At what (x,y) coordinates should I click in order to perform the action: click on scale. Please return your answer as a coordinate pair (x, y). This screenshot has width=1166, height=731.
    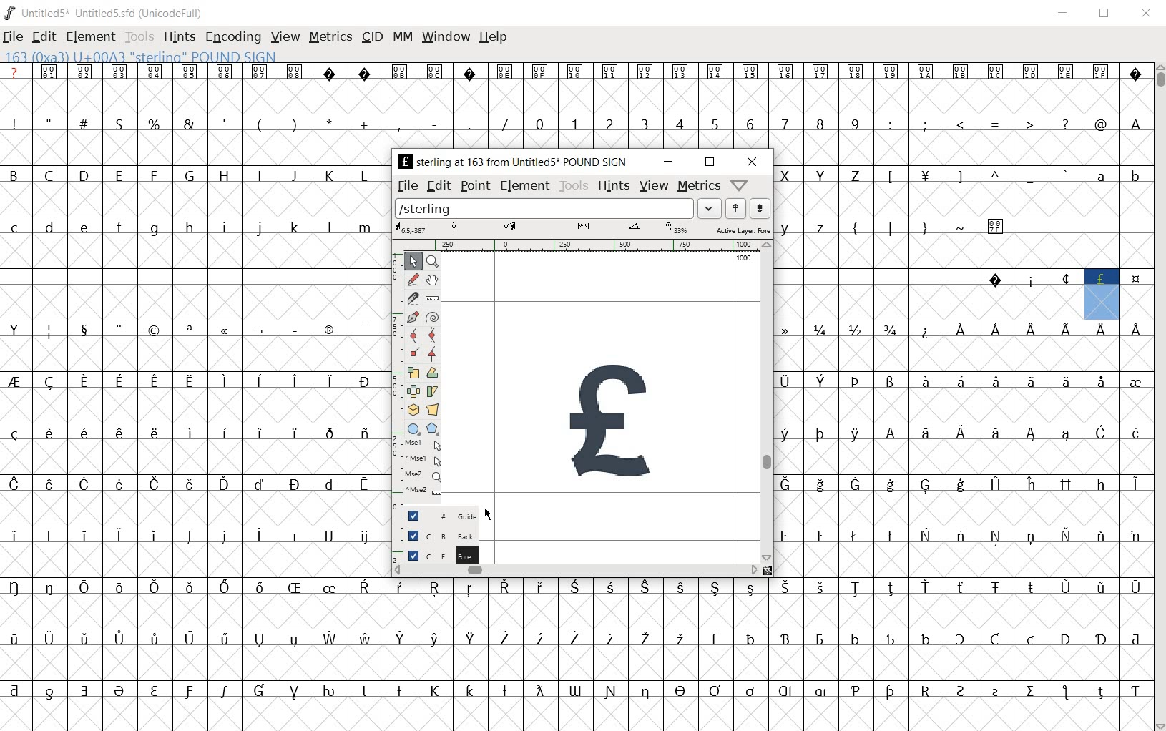
    Looking at the image, I should click on (416, 373).